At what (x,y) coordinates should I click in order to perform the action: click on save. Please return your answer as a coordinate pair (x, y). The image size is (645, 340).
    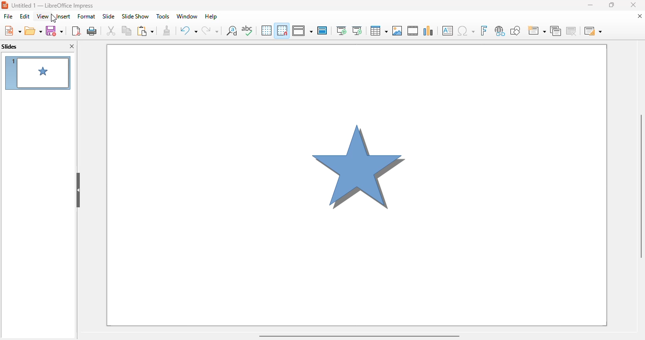
    Looking at the image, I should click on (54, 31).